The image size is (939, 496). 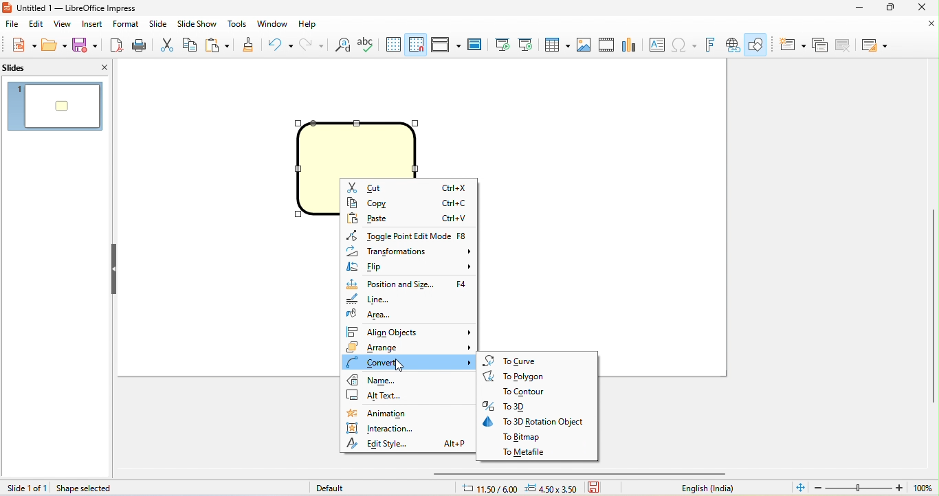 What do you see at coordinates (29, 69) in the screenshot?
I see `slides` at bounding box center [29, 69].